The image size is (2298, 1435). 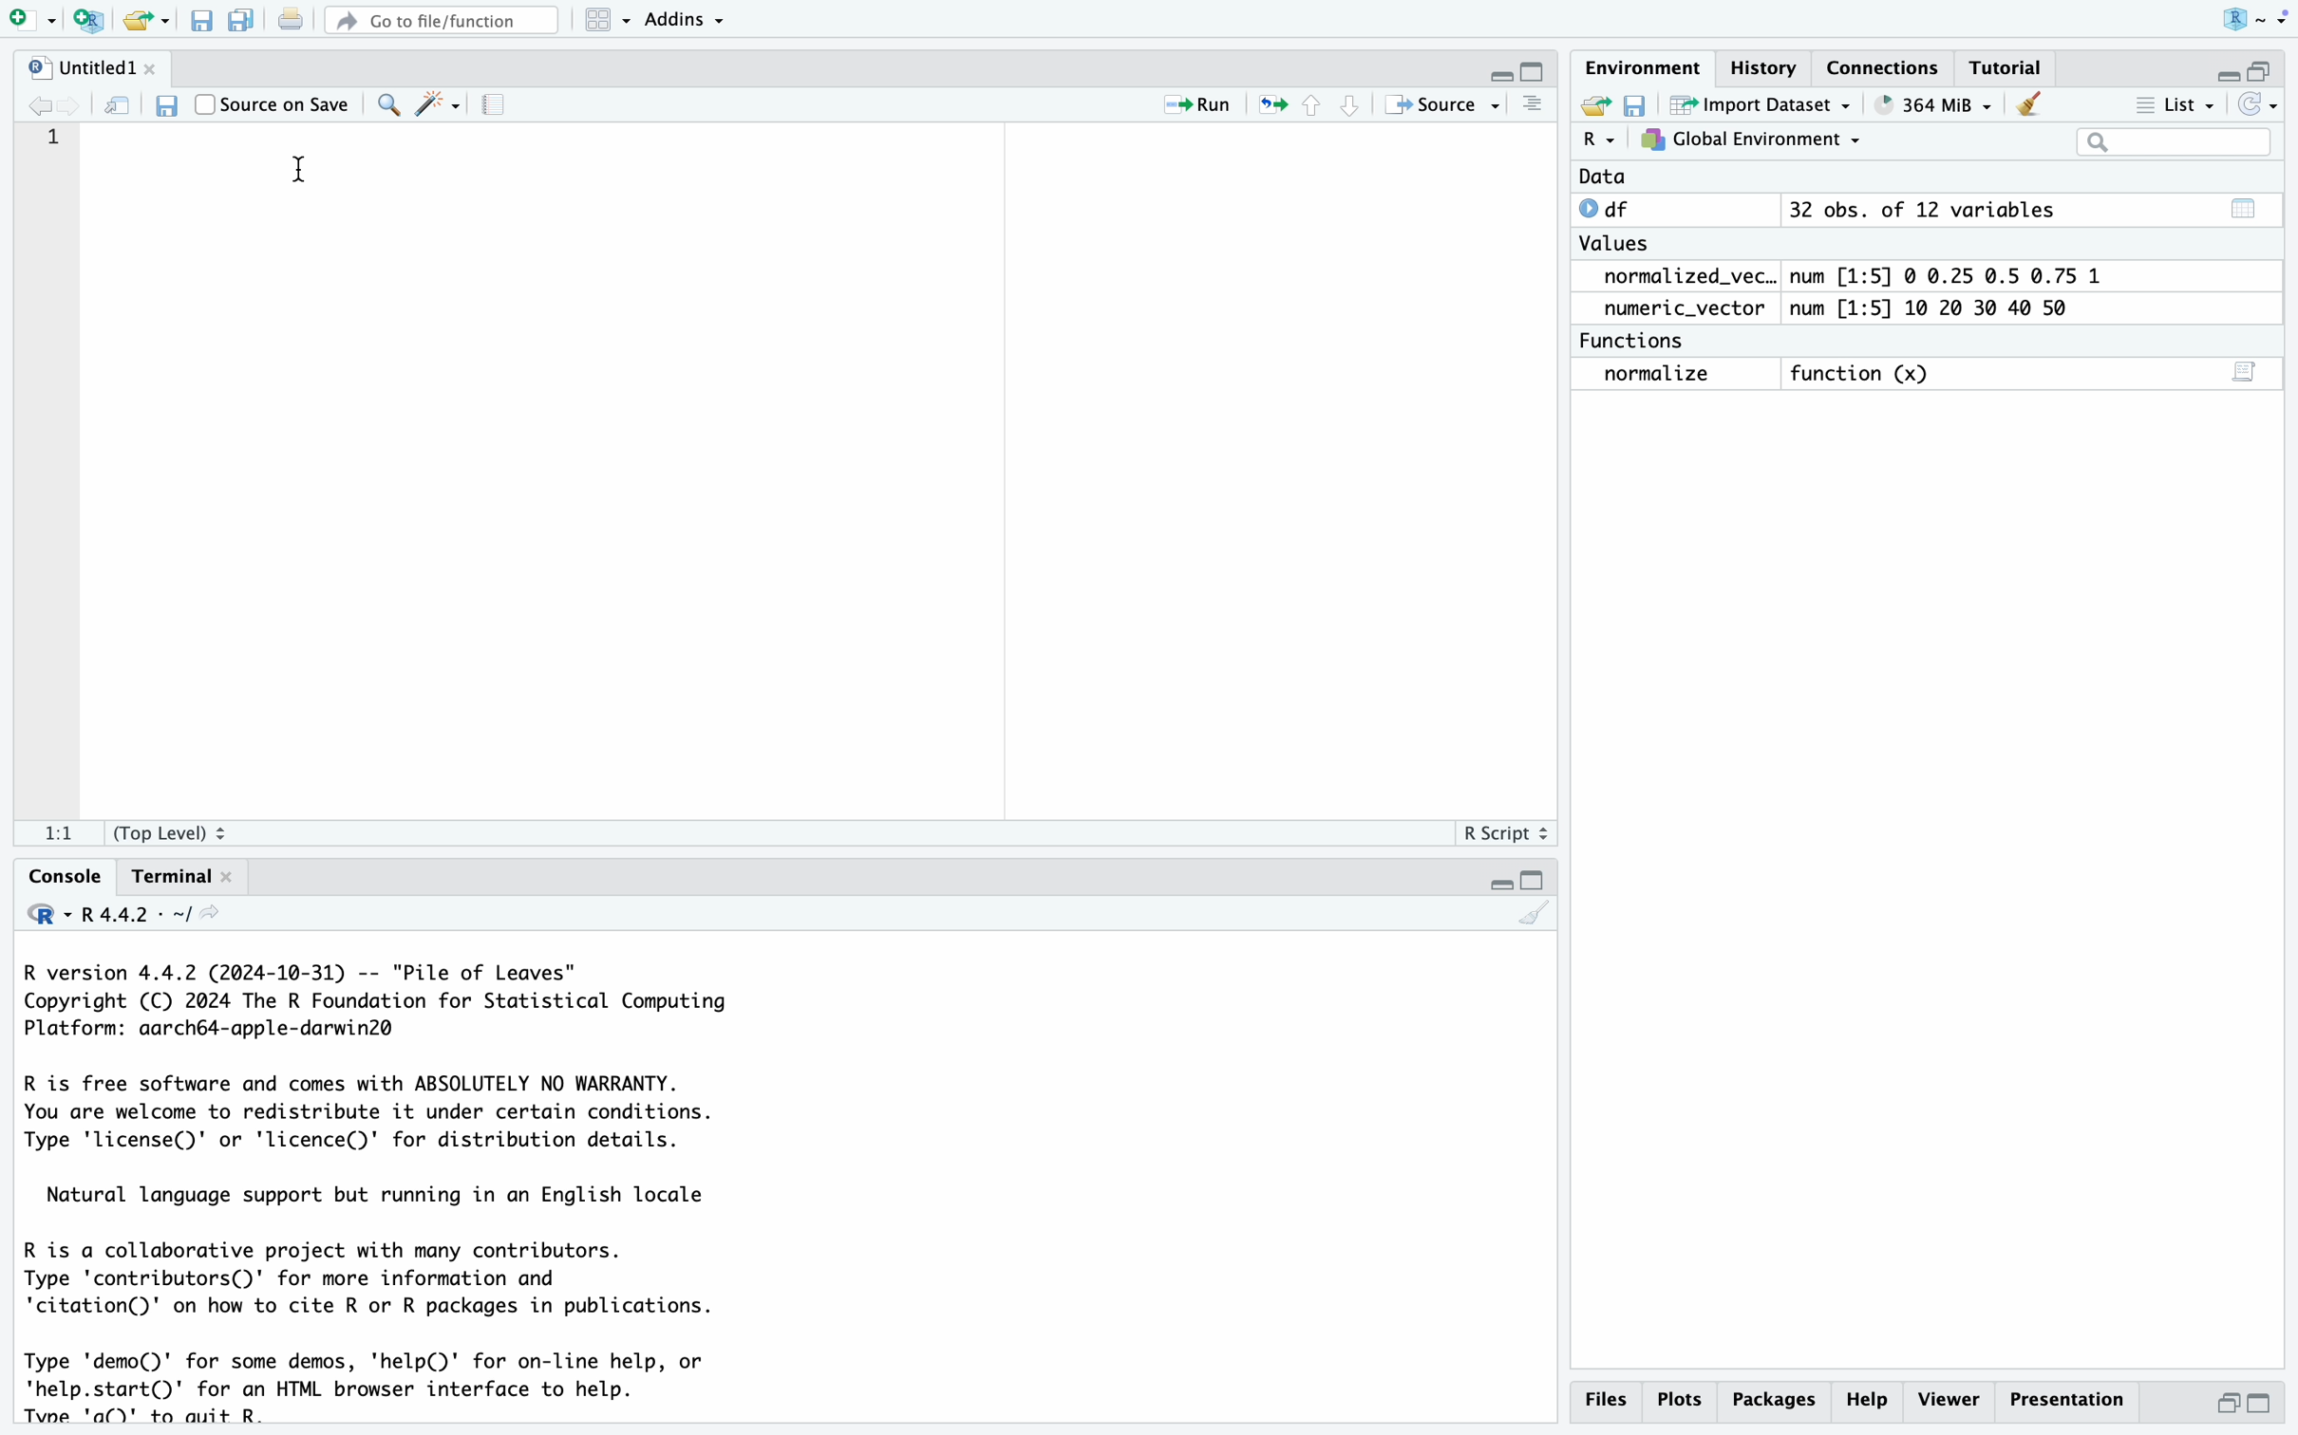 I want to click on R, so click(x=1598, y=140).